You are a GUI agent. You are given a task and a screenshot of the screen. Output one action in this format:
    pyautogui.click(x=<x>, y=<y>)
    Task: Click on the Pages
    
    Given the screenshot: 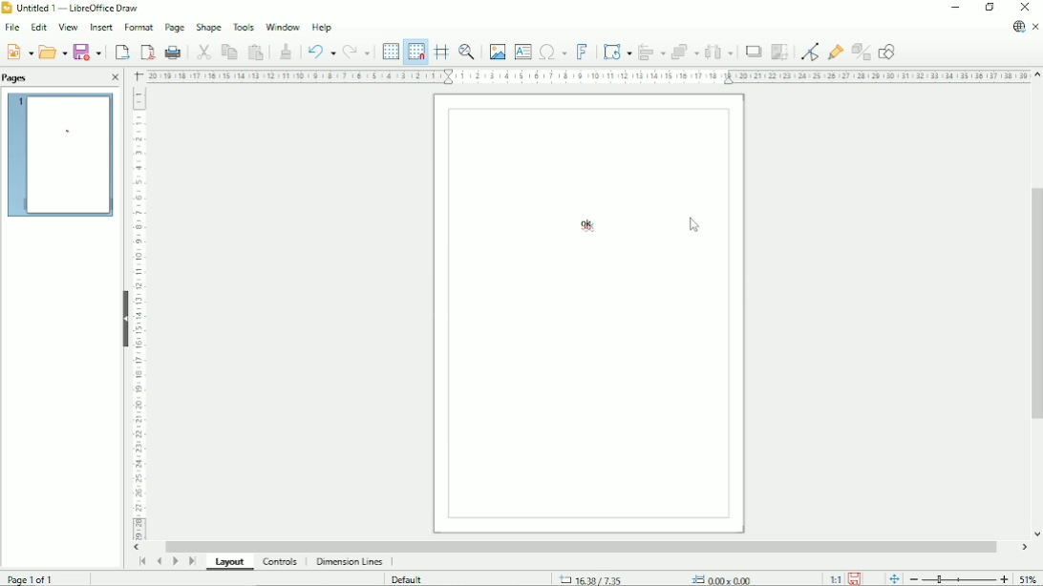 What is the action you would take?
    pyautogui.click(x=20, y=78)
    